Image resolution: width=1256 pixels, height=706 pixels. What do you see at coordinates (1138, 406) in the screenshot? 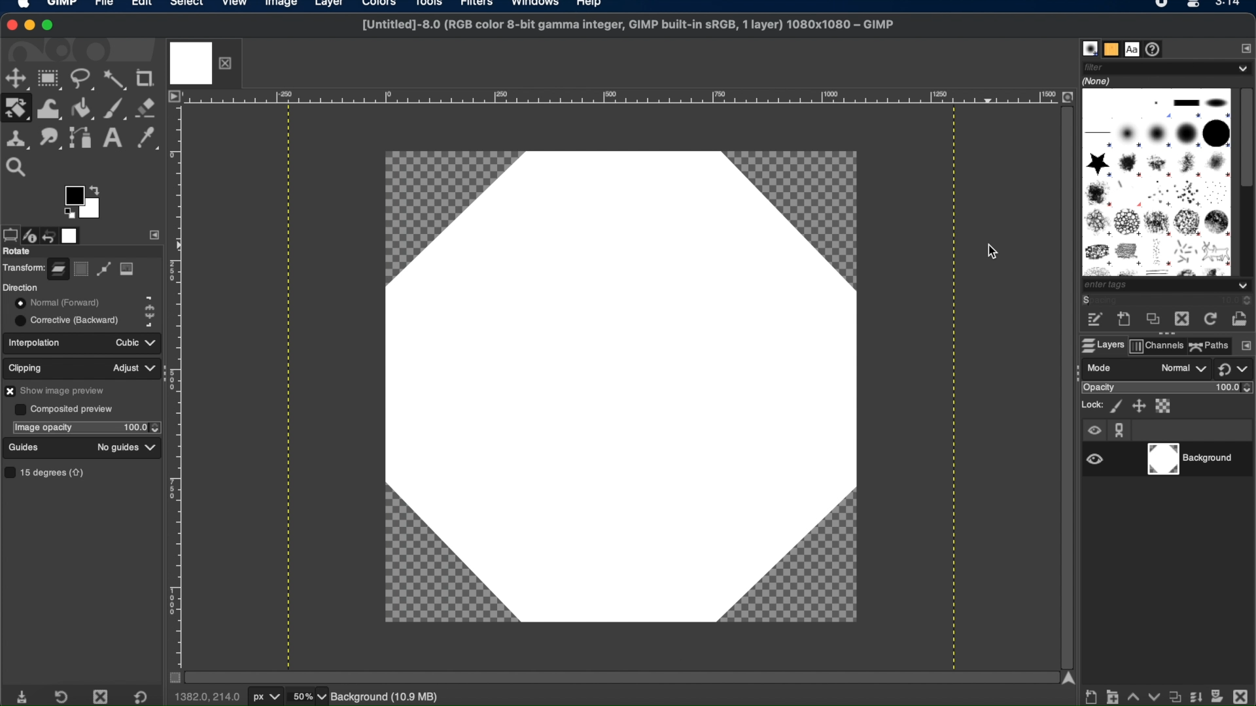
I see `lock position ans size` at bounding box center [1138, 406].